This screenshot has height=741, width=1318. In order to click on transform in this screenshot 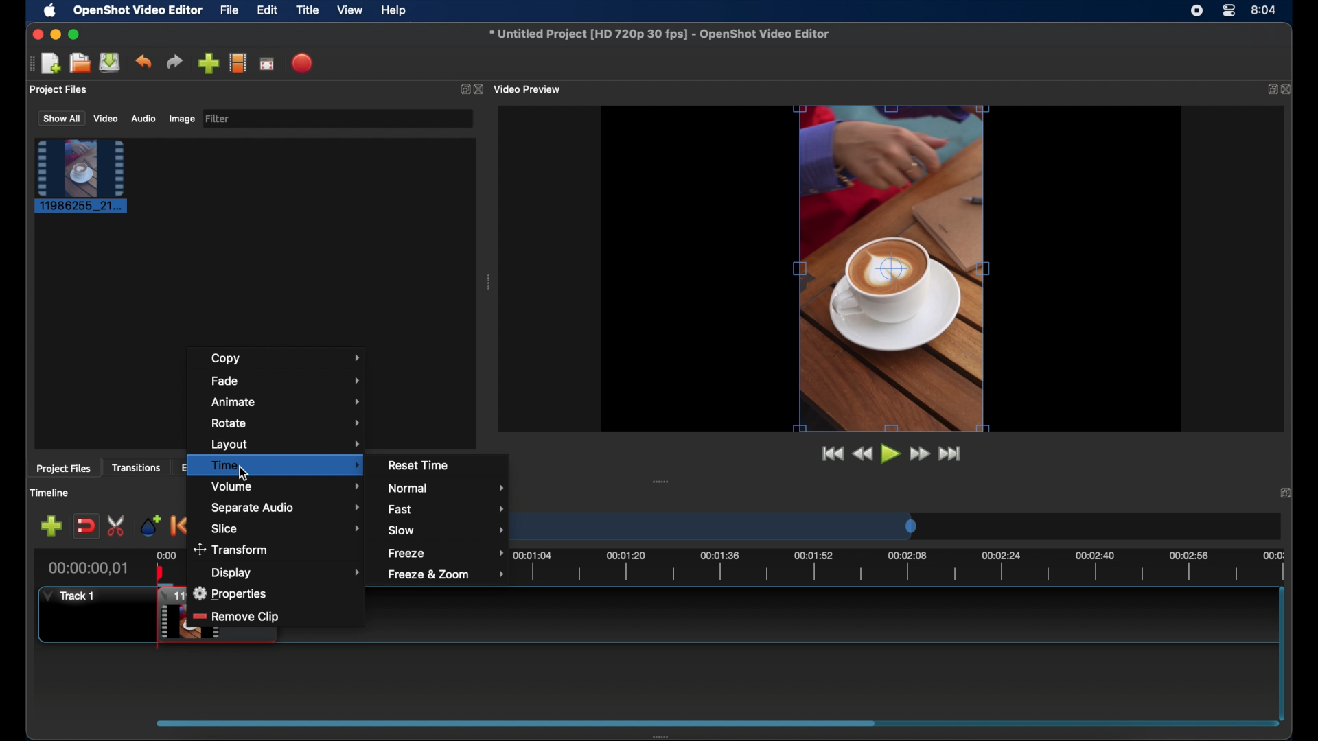, I will do `click(232, 548)`.